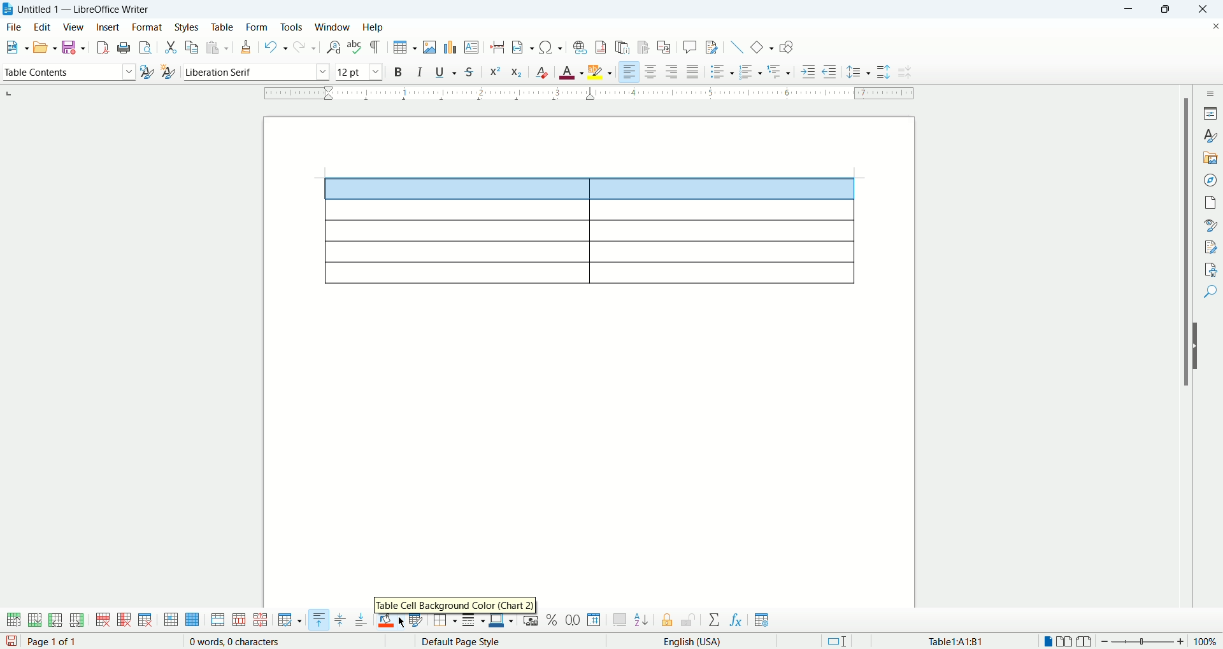 The image size is (1223, 649). I want to click on open, so click(45, 46).